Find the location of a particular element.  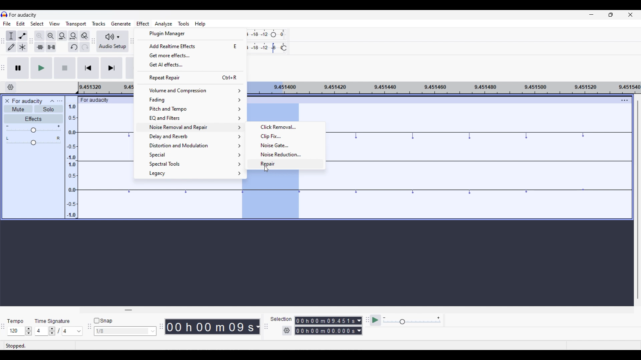

Click removal is located at coordinates (285, 127).